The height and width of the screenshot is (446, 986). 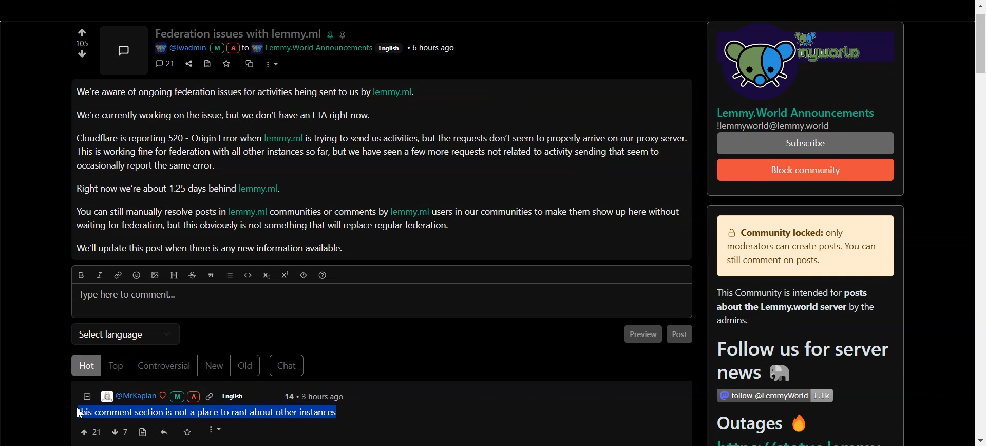 What do you see at coordinates (248, 212) in the screenshot?
I see `lemmy.ml` at bounding box center [248, 212].